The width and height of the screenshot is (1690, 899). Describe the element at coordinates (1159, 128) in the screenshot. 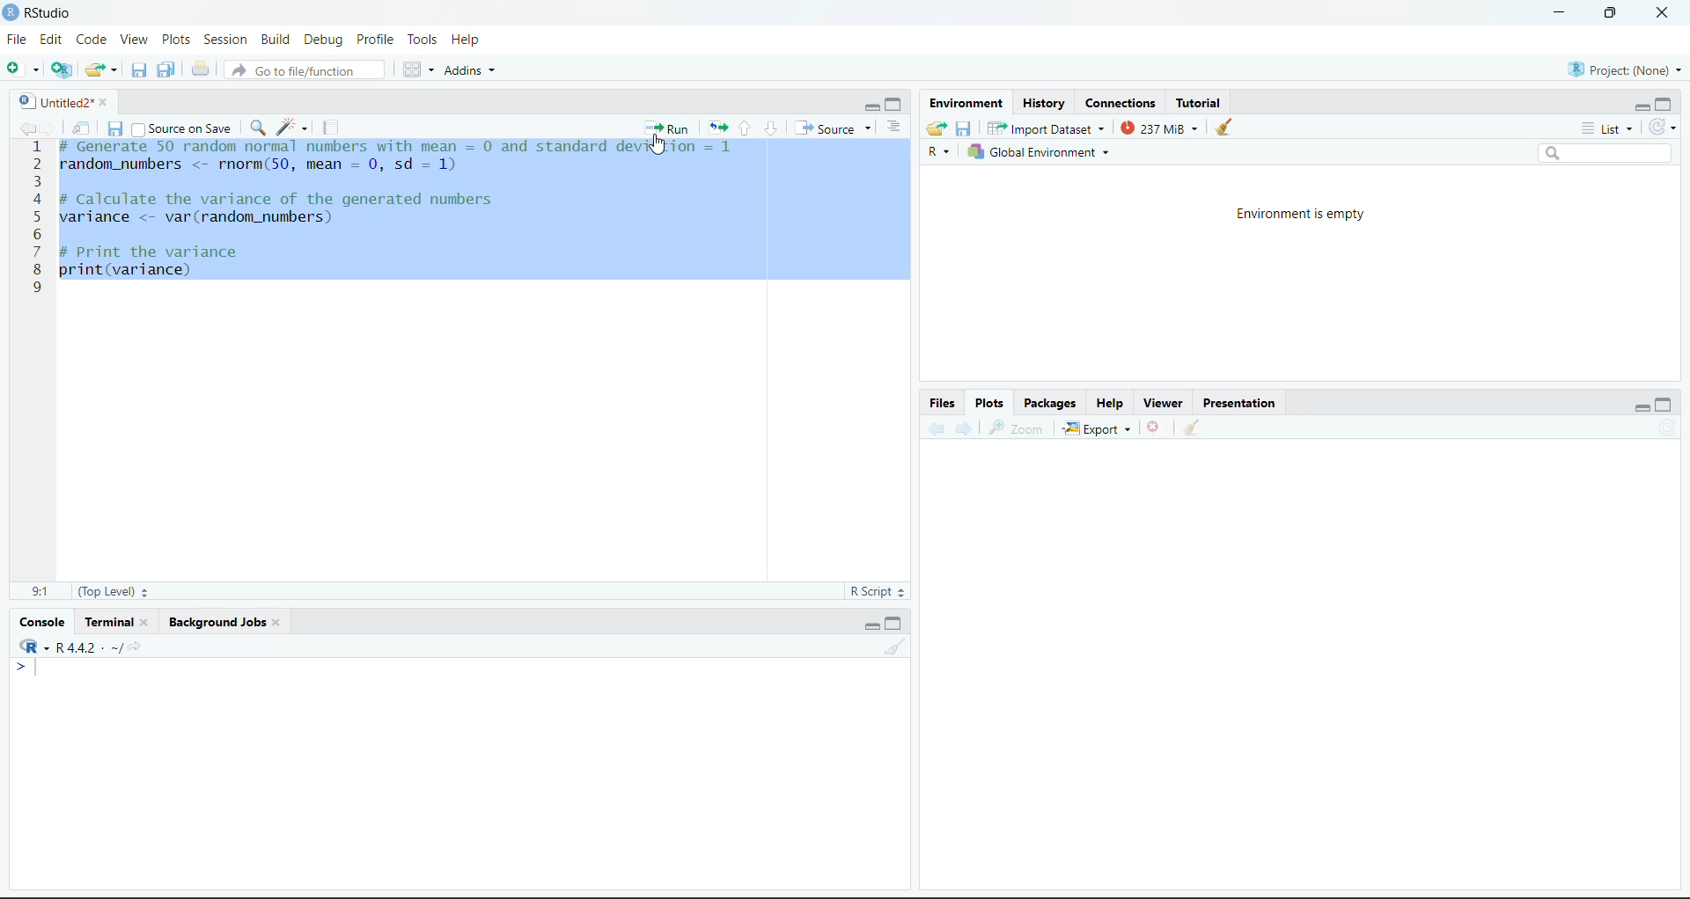

I see `238 Mib` at that location.